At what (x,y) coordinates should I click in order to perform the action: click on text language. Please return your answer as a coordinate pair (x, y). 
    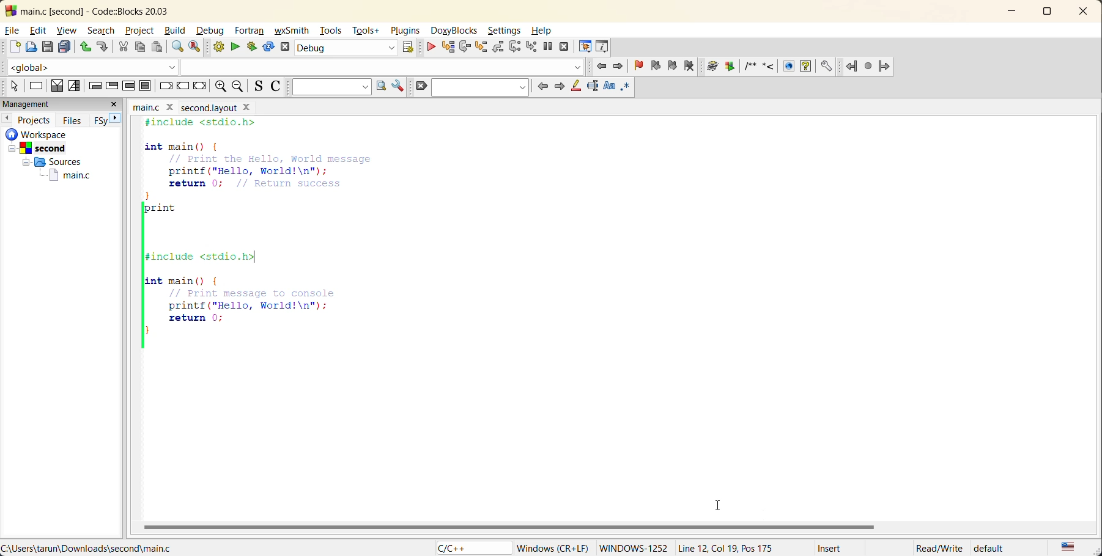
    Looking at the image, I should click on (1068, 547).